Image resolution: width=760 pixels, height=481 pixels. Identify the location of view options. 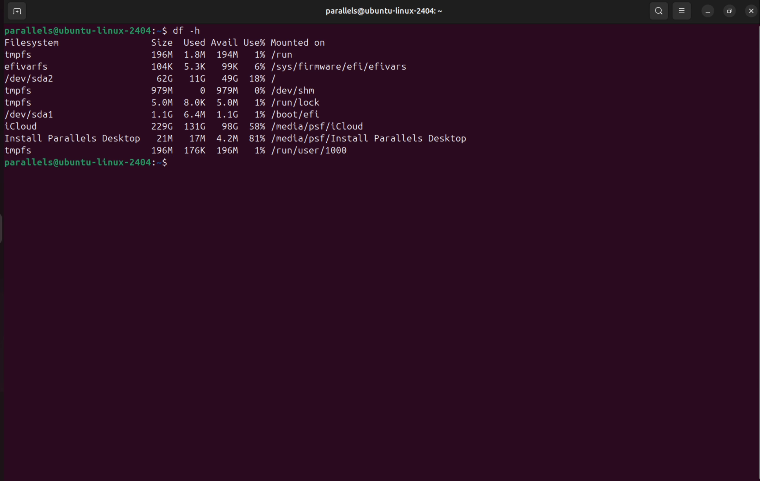
(682, 11).